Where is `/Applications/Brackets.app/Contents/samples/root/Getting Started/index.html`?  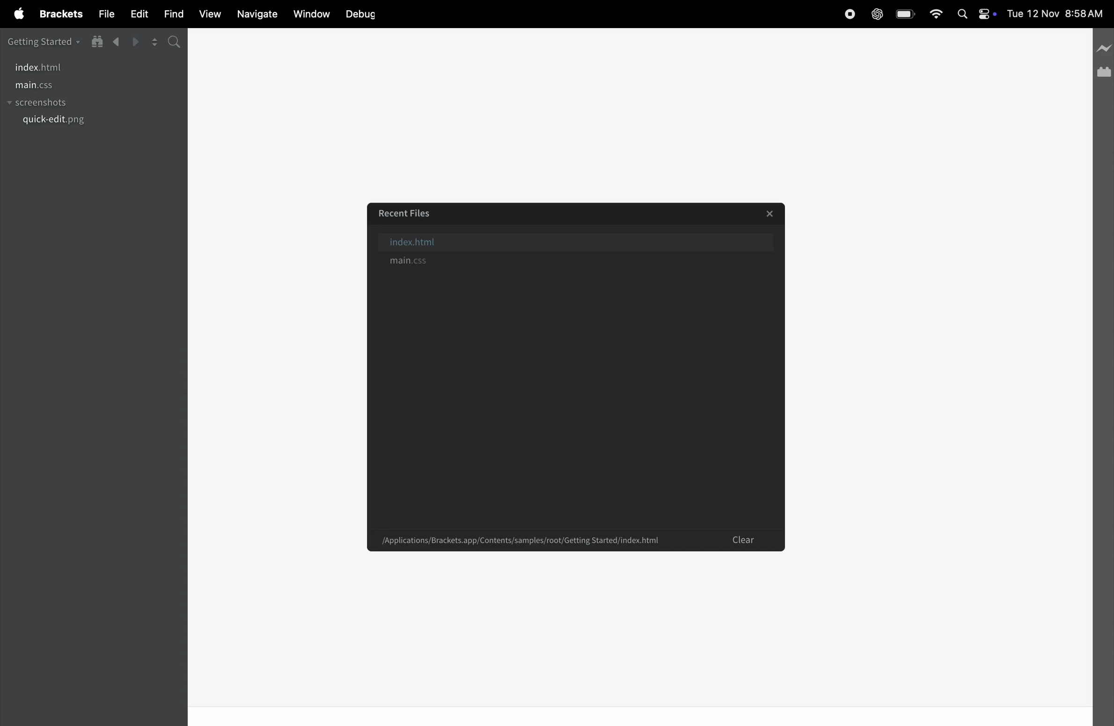
/Applications/Brackets.app/Contents/samples/root/Getting Started/index.html is located at coordinates (521, 540).